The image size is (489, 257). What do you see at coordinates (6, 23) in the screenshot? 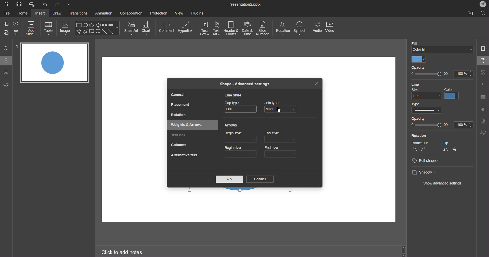
I see `Copy` at bounding box center [6, 23].